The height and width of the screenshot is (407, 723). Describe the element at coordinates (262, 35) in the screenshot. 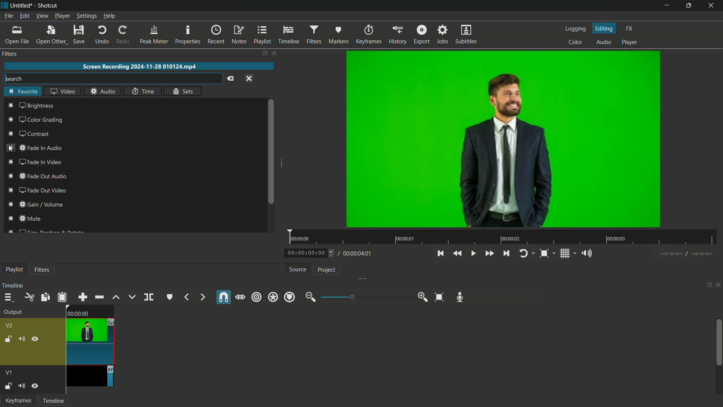

I see `playlist` at that location.